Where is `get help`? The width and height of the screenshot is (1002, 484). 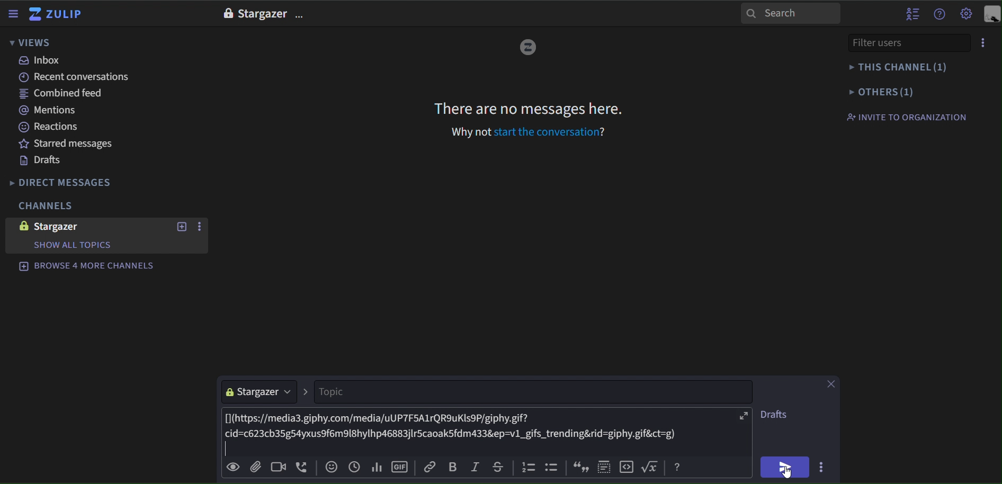 get help is located at coordinates (940, 14).